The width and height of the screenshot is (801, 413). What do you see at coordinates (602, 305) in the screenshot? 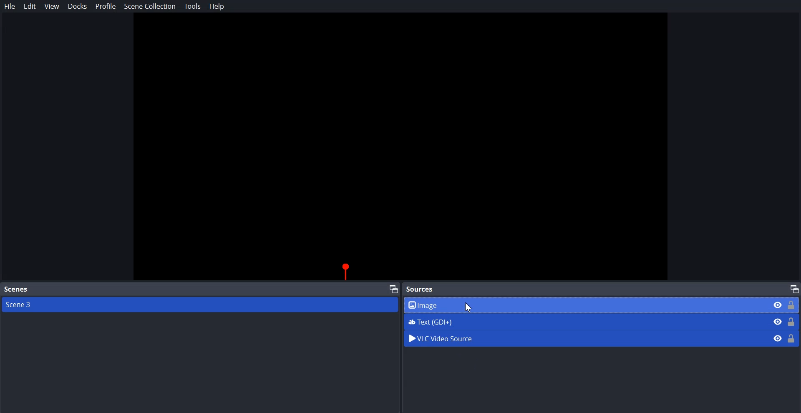
I see `Image` at bounding box center [602, 305].